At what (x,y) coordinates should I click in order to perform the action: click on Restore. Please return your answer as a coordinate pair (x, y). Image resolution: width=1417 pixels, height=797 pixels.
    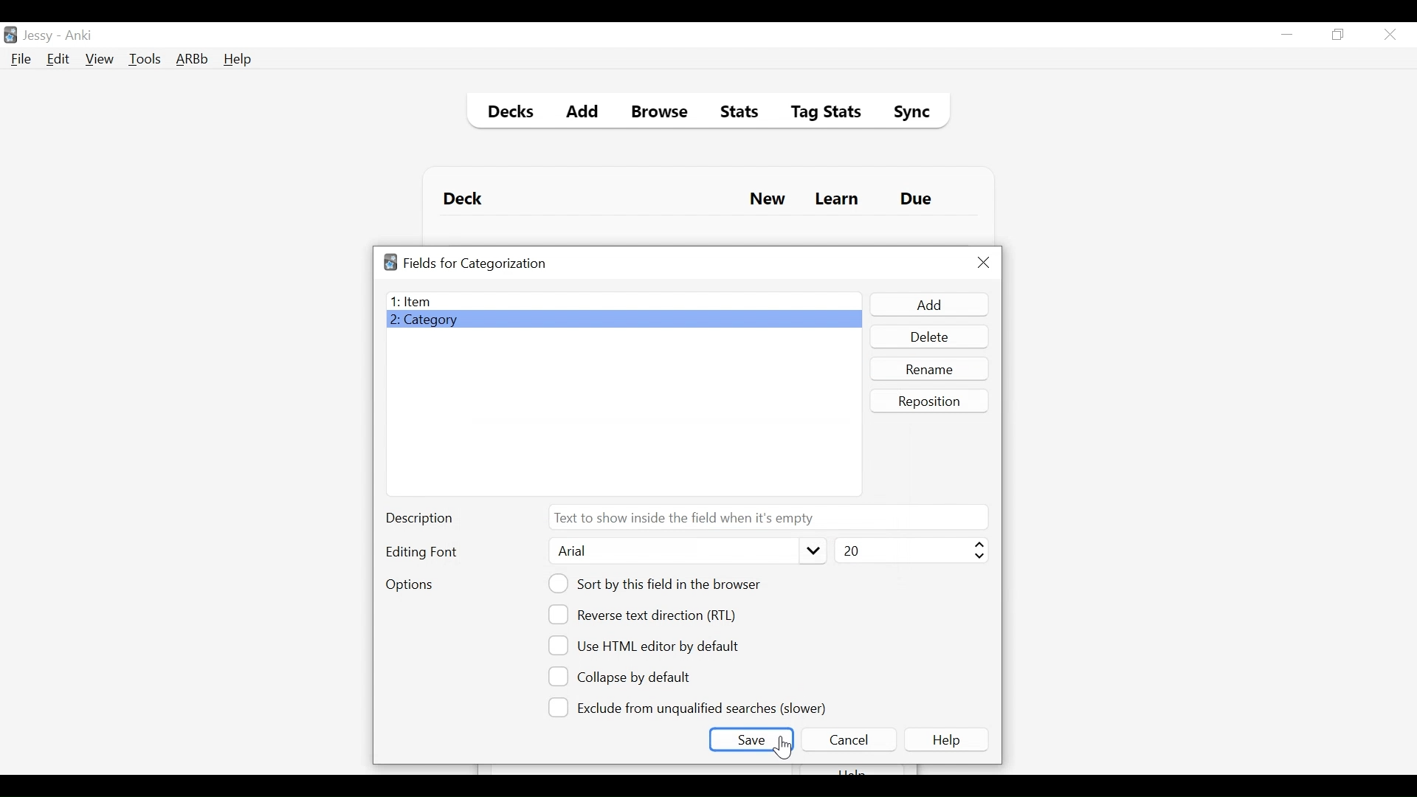
    Looking at the image, I should click on (1339, 35).